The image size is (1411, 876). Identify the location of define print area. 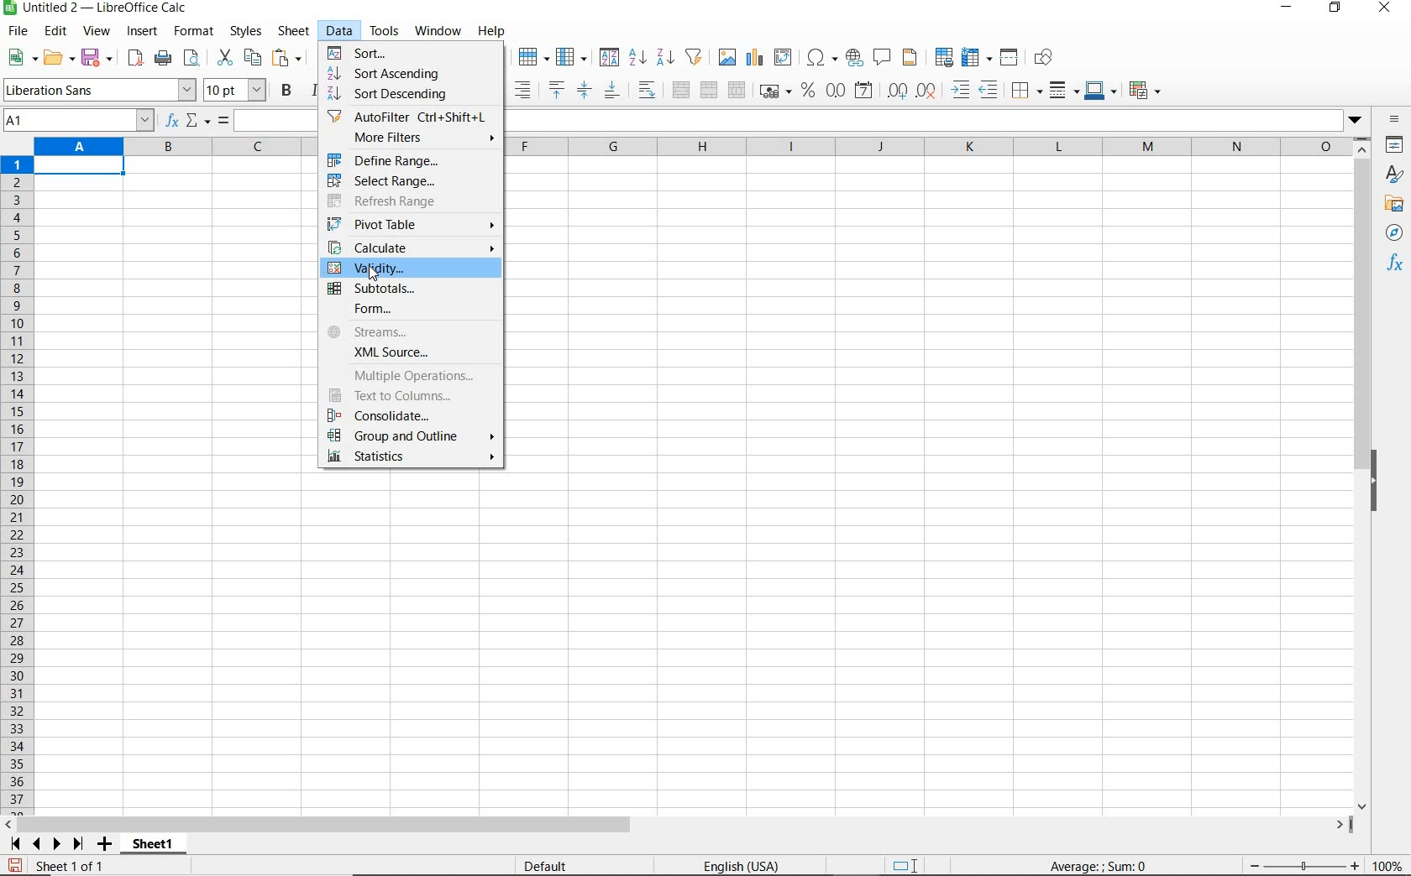
(942, 58).